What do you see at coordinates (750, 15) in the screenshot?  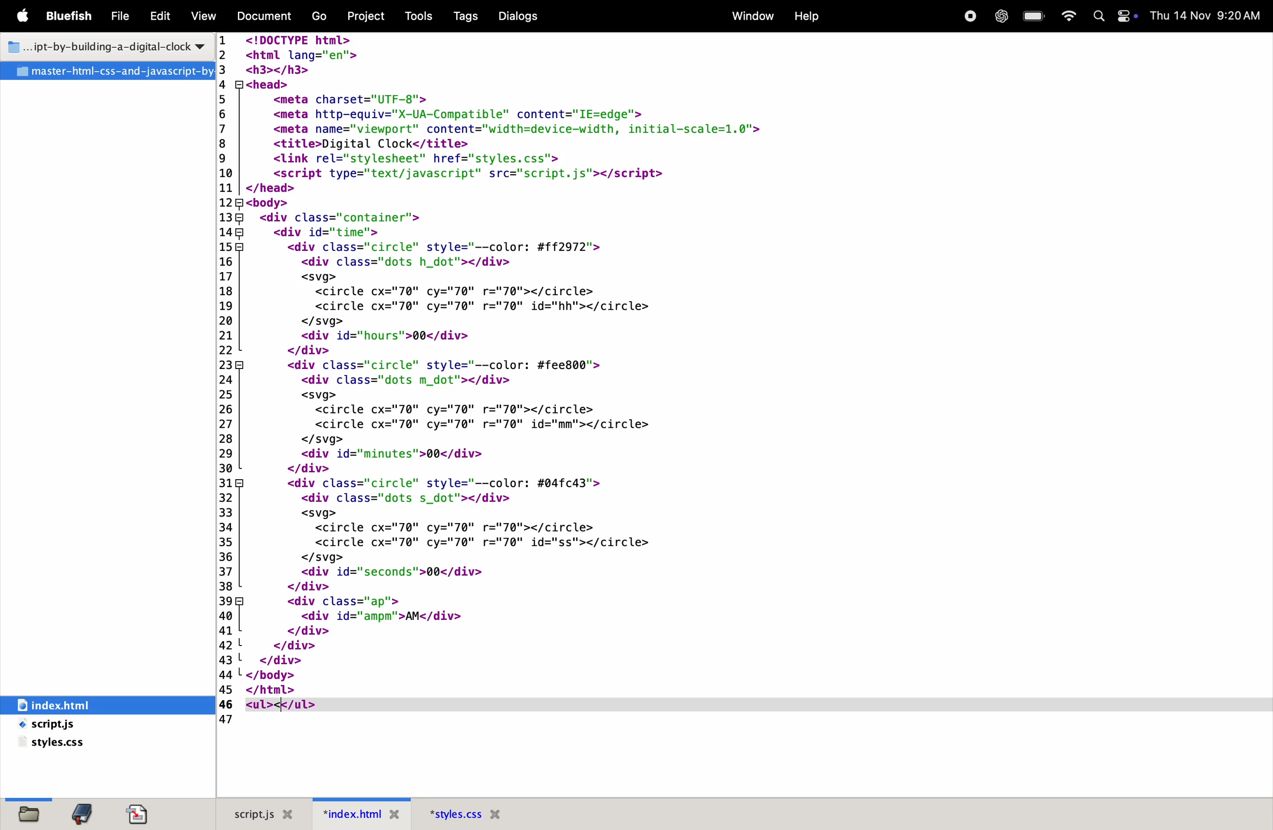 I see `window` at bounding box center [750, 15].